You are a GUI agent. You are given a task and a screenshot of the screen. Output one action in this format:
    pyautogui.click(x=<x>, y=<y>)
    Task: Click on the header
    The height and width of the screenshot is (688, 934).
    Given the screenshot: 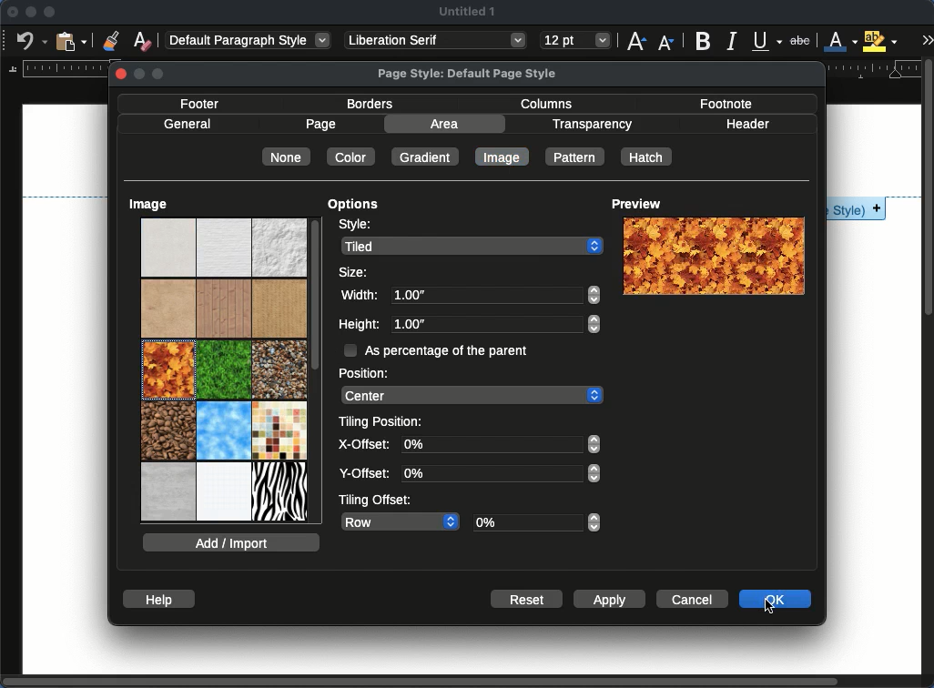 What is the action you would take?
    pyautogui.click(x=747, y=124)
    